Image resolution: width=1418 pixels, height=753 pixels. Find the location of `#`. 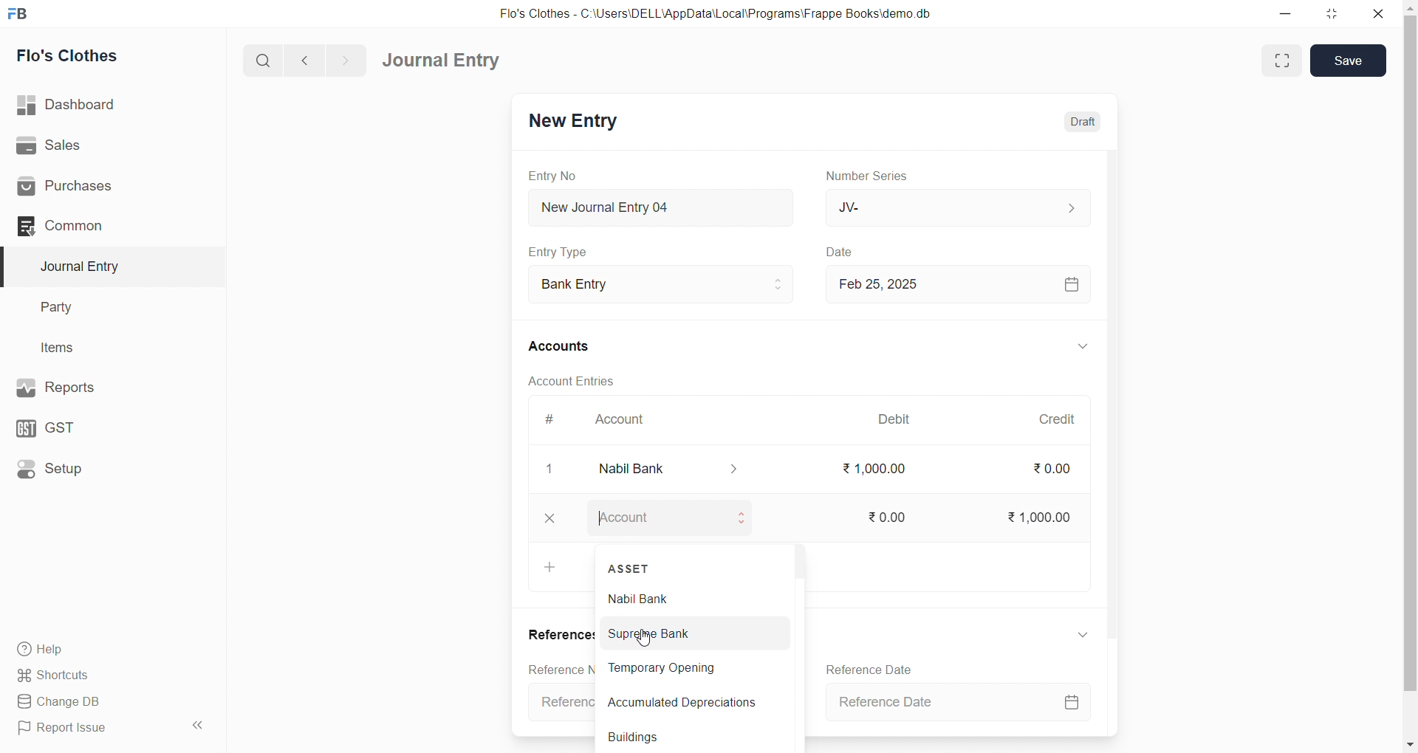

# is located at coordinates (558, 421).